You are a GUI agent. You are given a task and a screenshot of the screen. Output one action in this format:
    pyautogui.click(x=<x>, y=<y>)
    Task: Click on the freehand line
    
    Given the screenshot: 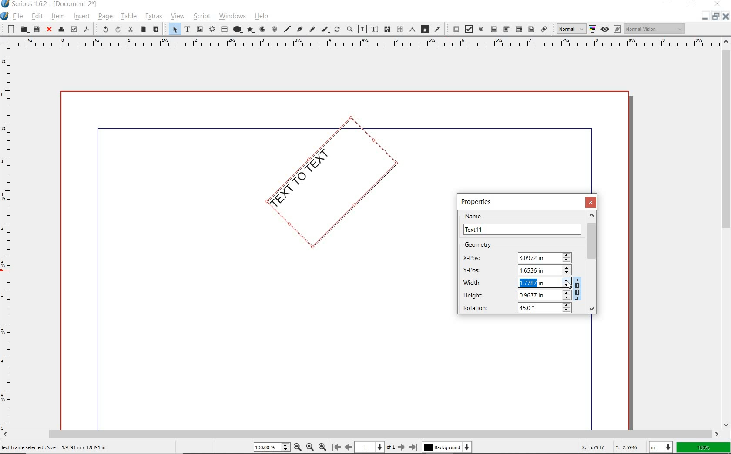 What is the action you would take?
    pyautogui.click(x=312, y=29)
    